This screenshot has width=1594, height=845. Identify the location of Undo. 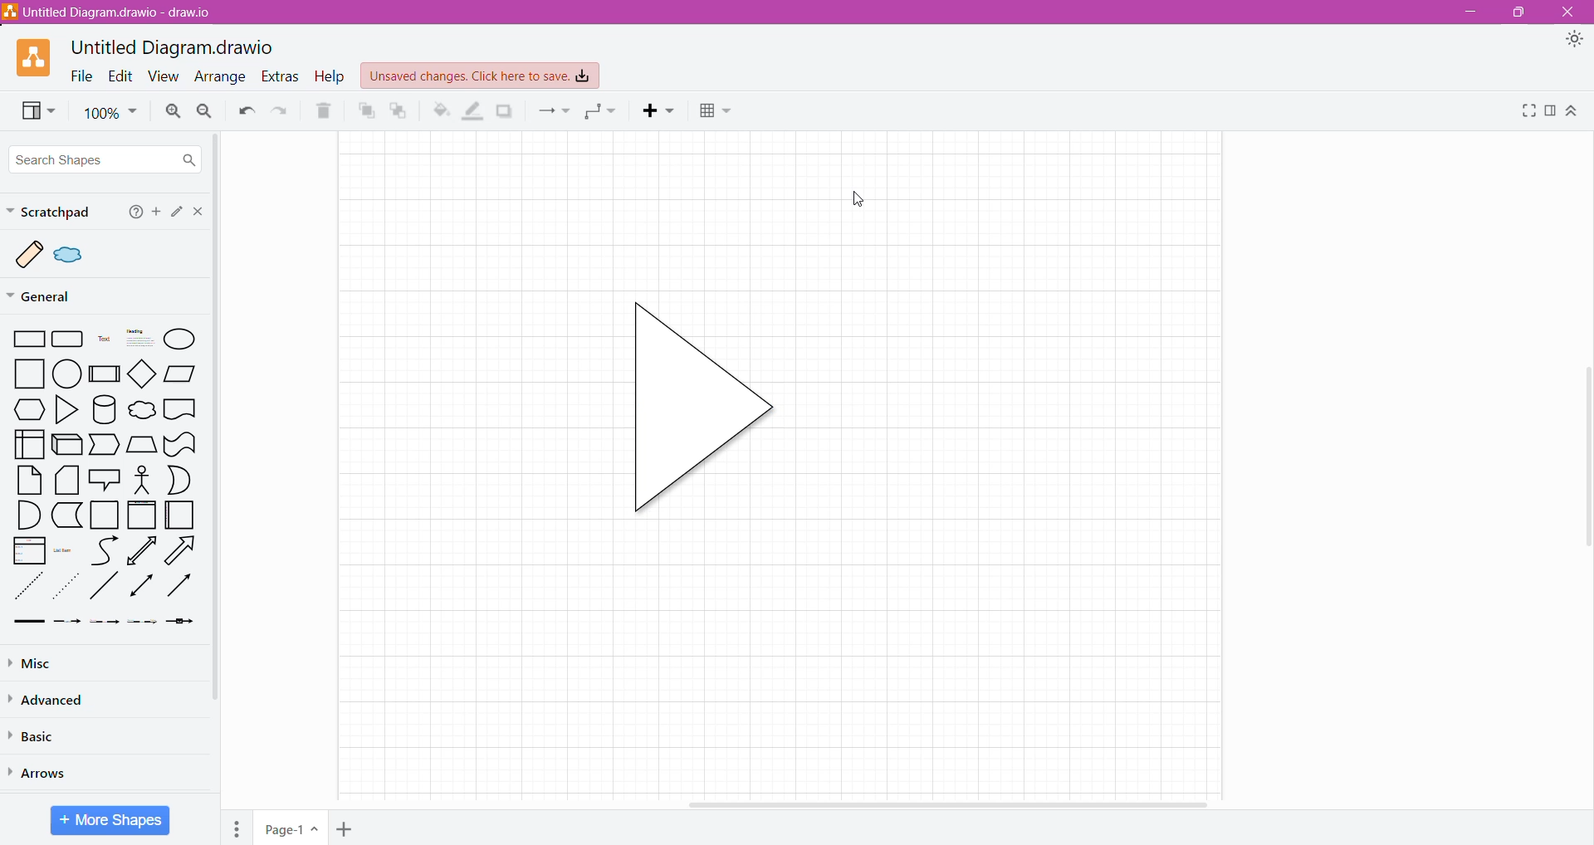
(242, 111).